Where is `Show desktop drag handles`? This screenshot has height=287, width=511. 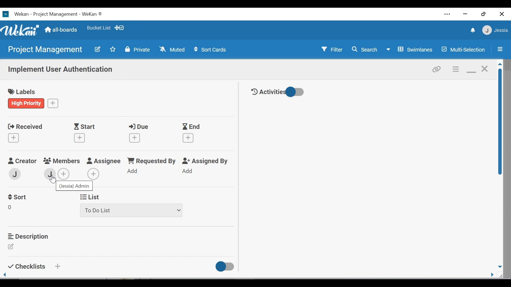
Show desktop drag handles is located at coordinates (121, 28).